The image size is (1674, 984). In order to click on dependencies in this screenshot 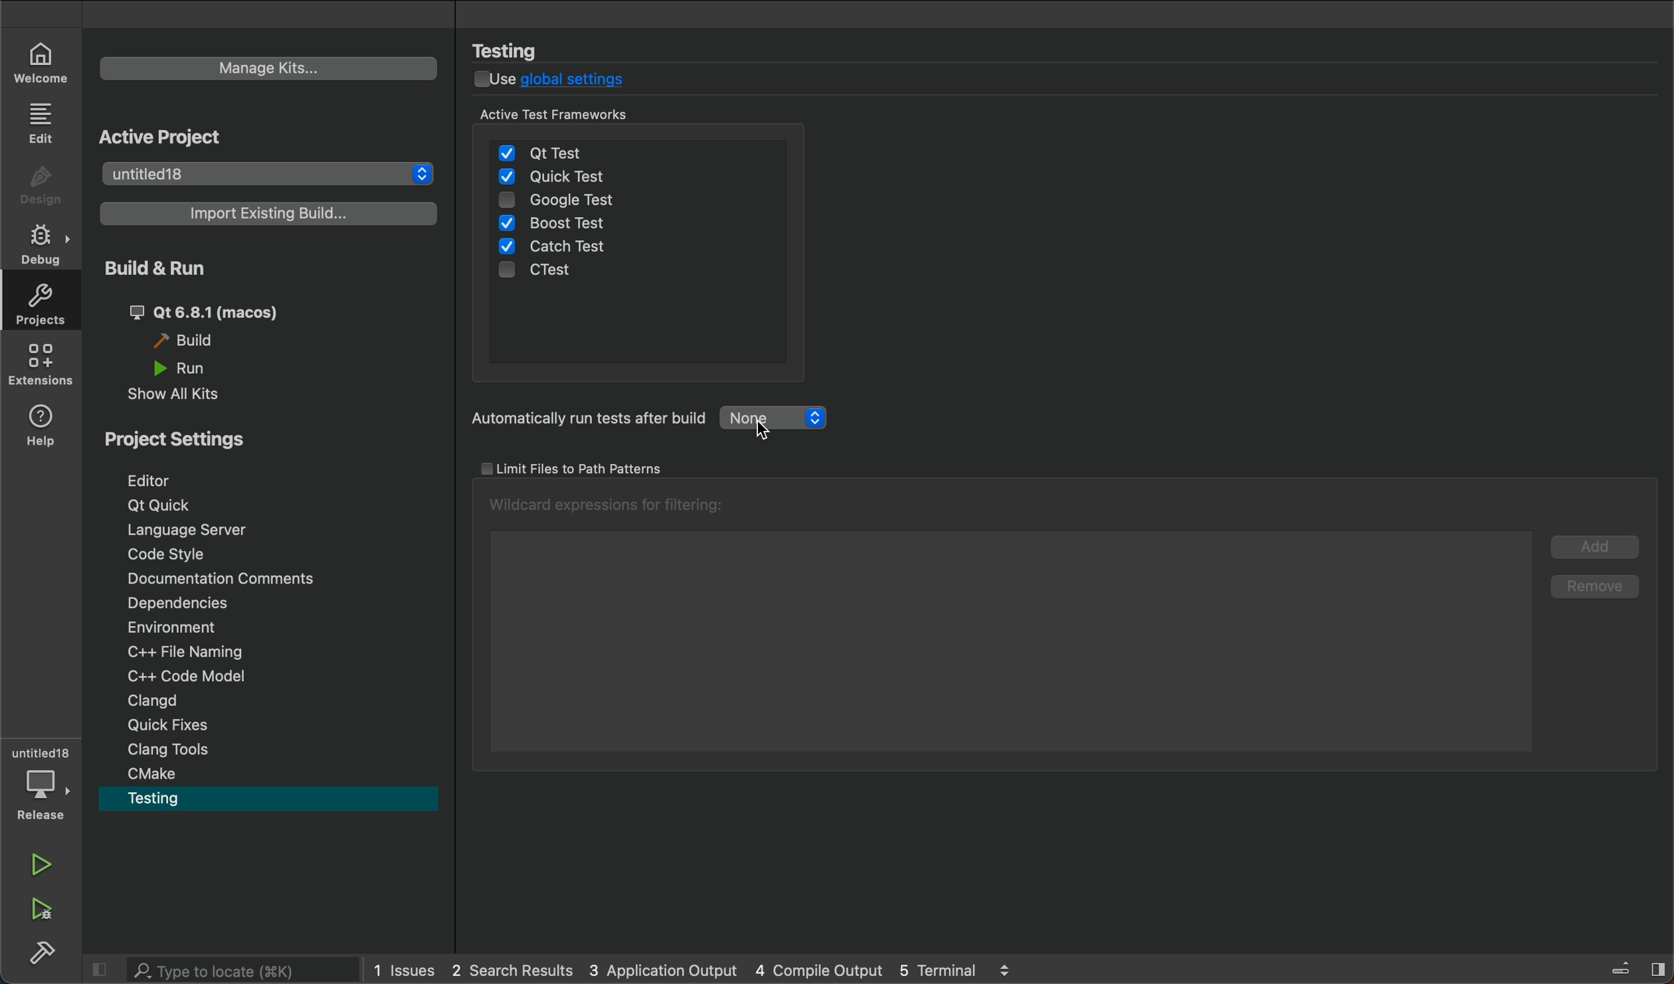, I will do `click(195, 602)`.